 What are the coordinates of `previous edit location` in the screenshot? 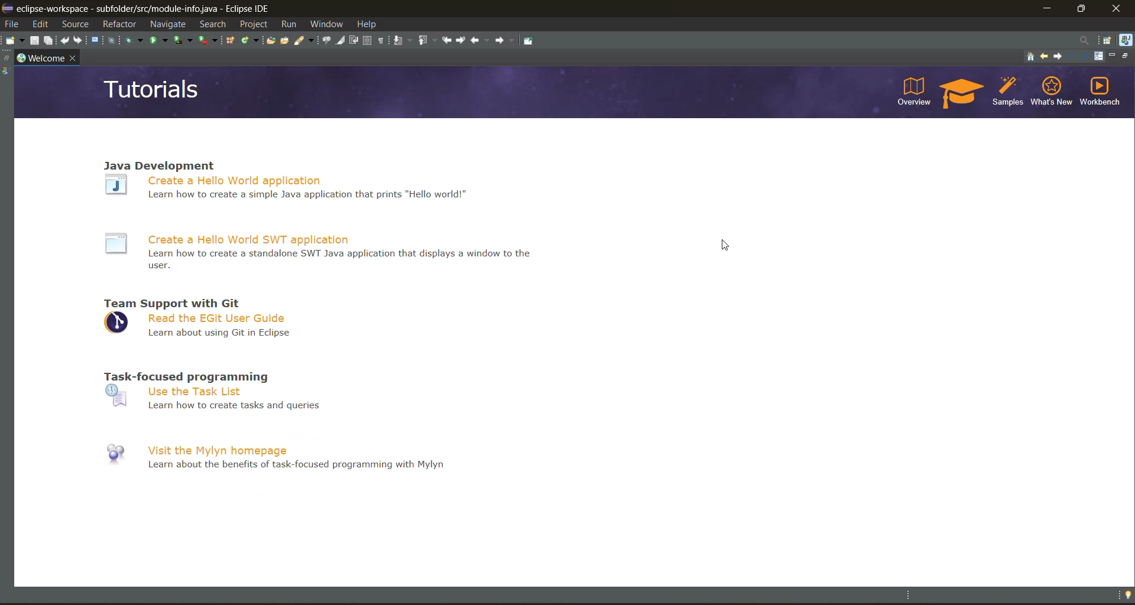 It's located at (450, 40).